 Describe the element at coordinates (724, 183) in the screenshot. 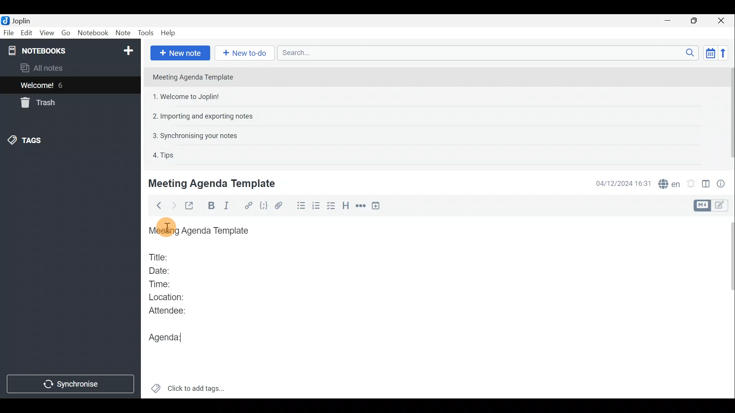

I see `Note properties` at that location.